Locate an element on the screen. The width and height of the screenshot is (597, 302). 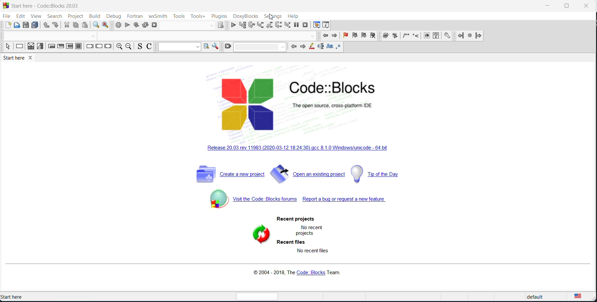
block instruction is located at coordinates (78, 47).